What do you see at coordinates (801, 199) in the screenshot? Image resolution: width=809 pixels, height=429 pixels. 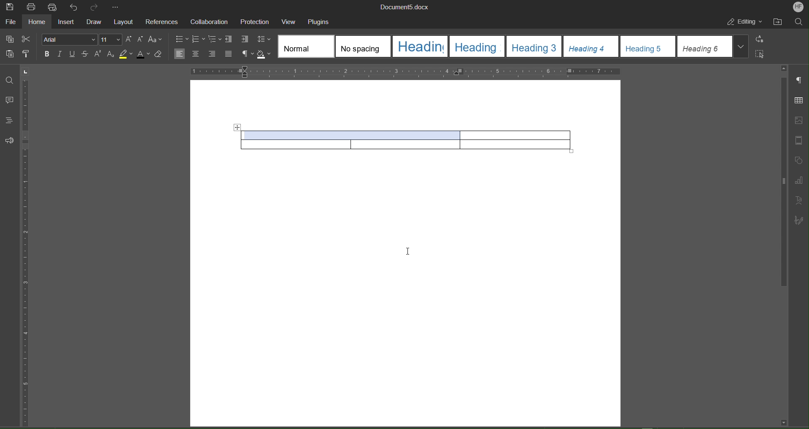 I see `Text Art` at bounding box center [801, 199].